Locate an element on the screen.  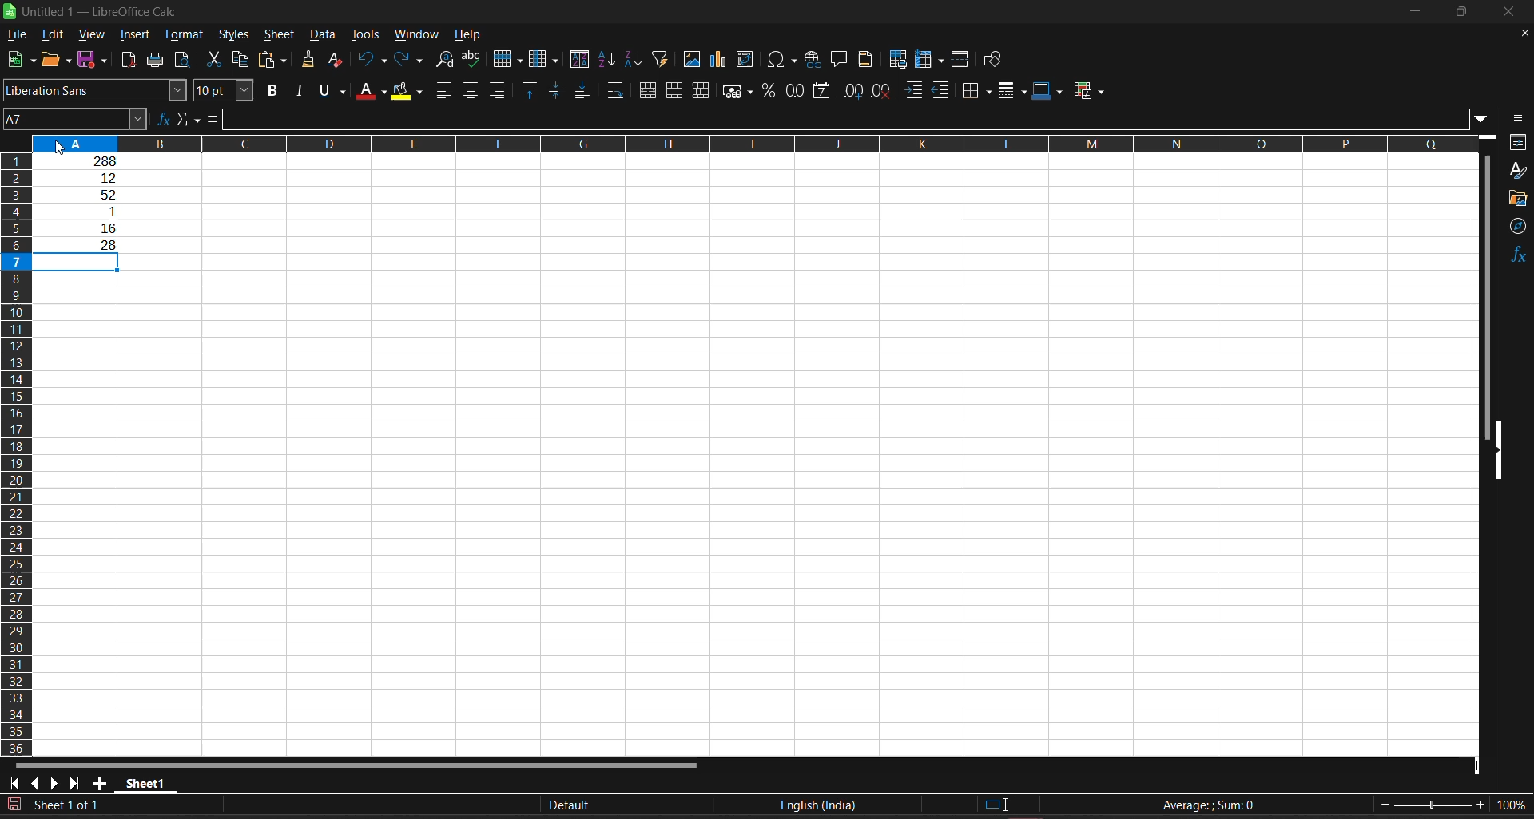
paste is located at coordinates (271, 61).